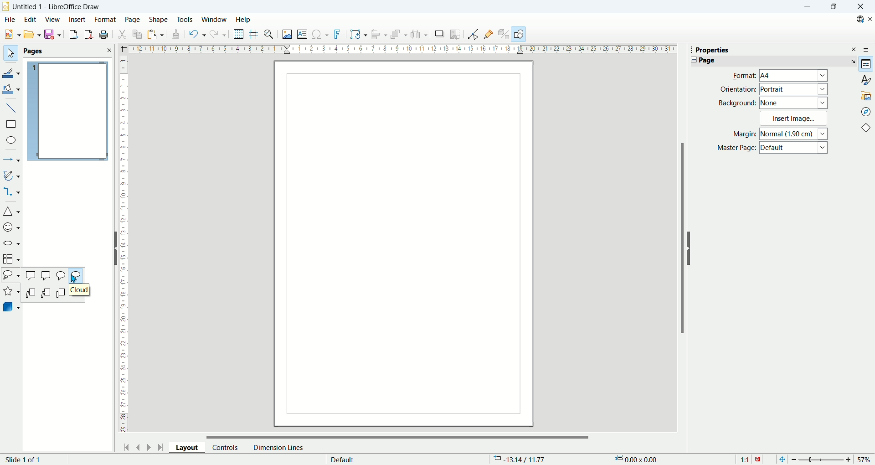 This screenshot has height=465, width=875. I want to click on Close document, so click(870, 19).